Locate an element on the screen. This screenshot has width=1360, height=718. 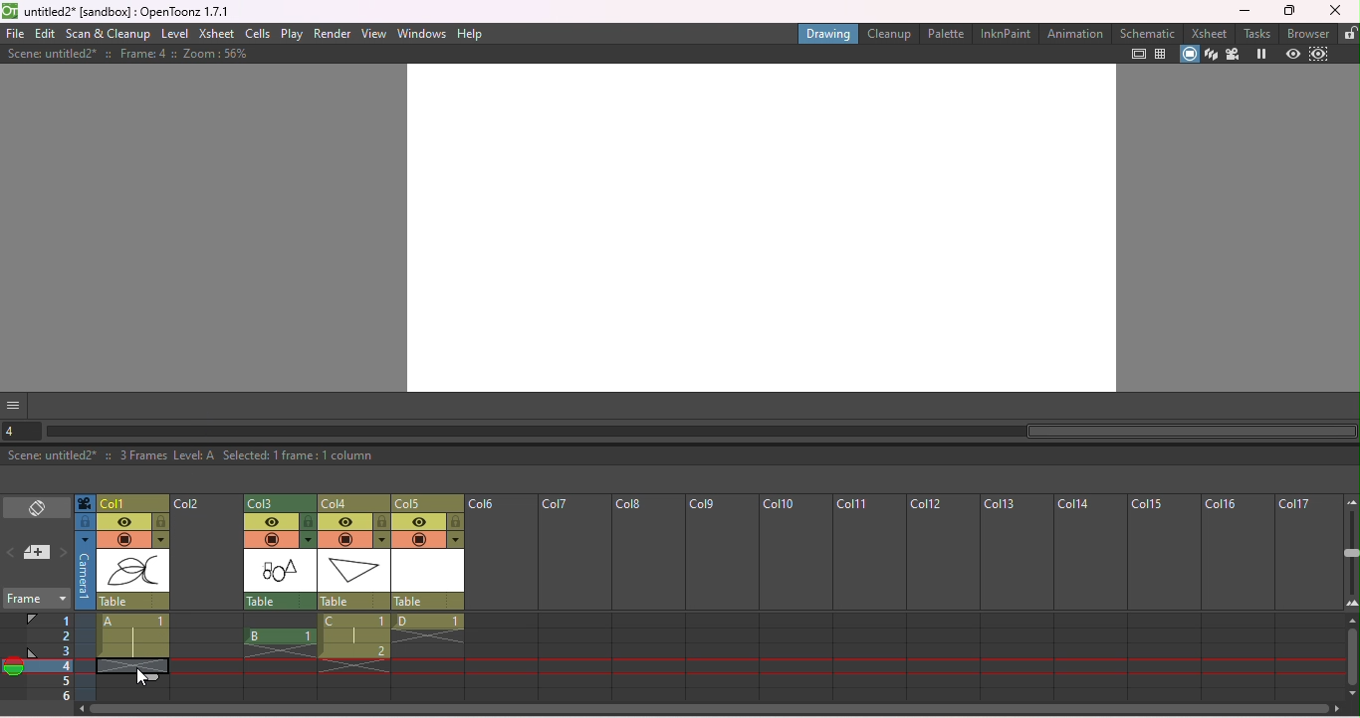
Horizontal scroll bar is located at coordinates (714, 711).